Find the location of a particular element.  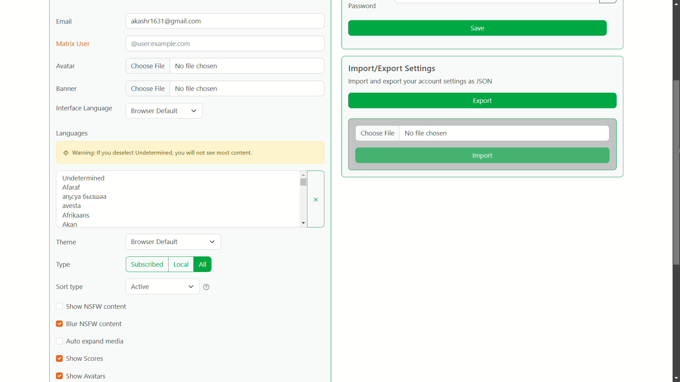

dropdown is located at coordinates (194, 111).